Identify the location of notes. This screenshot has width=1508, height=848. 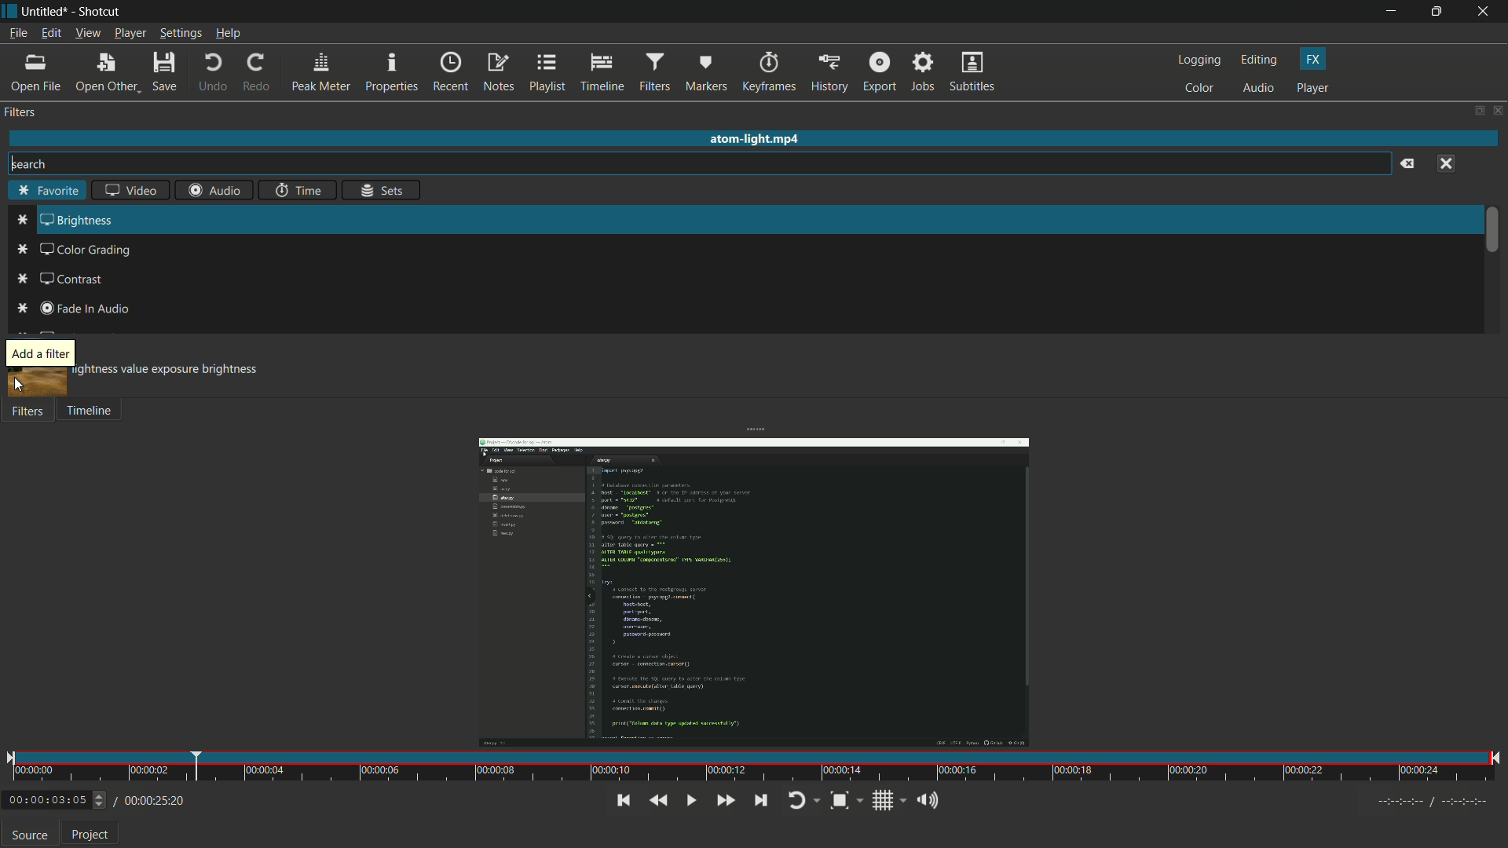
(499, 73).